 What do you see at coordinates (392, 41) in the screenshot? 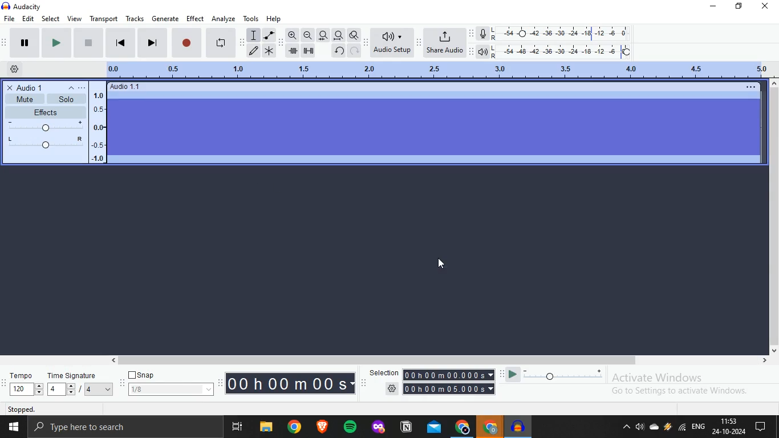
I see `Audio Setup` at bounding box center [392, 41].